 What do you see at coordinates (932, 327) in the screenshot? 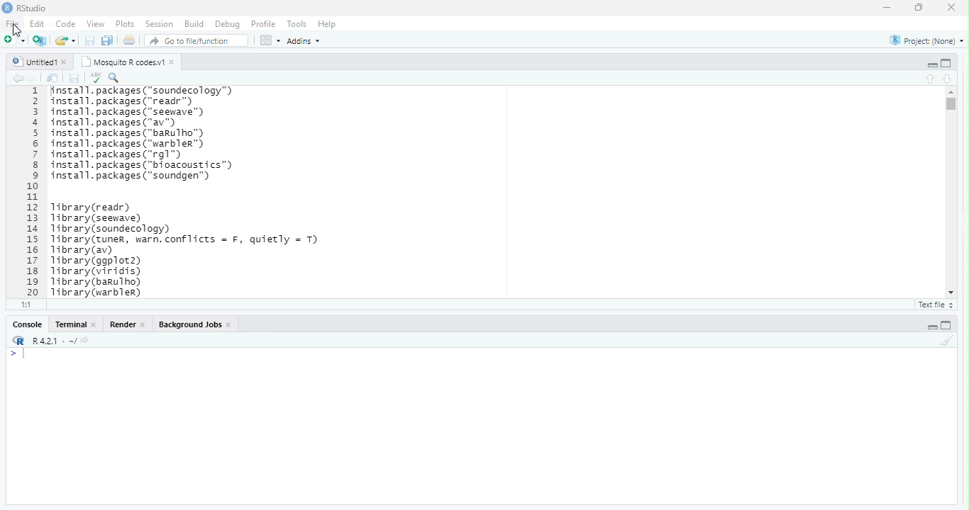
I see `Collapse` at bounding box center [932, 327].